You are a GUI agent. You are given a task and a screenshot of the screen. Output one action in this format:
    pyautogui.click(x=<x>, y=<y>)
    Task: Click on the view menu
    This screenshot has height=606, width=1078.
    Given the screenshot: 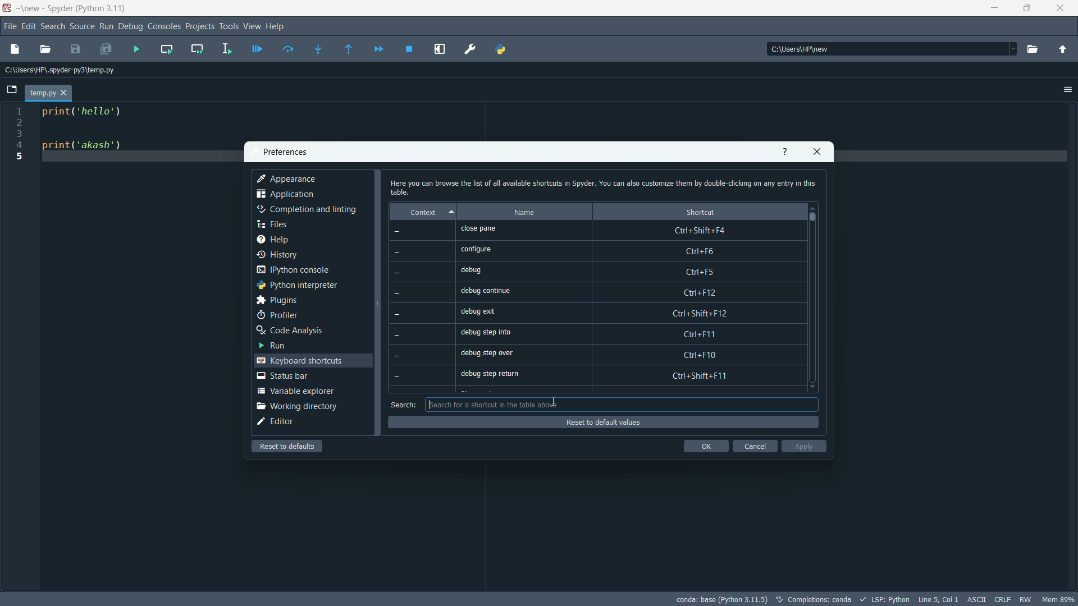 What is the action you would take?
    pyautogui.click(x=253, y=27)
    